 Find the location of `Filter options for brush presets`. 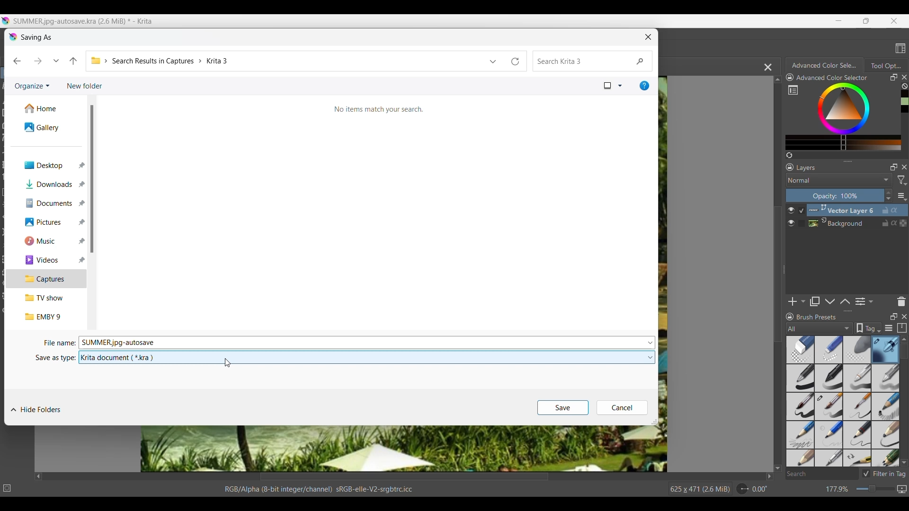

Filter options for brush presets is located at coordinates (820, 328).